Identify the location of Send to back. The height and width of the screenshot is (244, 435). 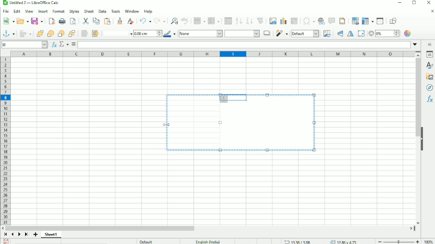
(72, 33).